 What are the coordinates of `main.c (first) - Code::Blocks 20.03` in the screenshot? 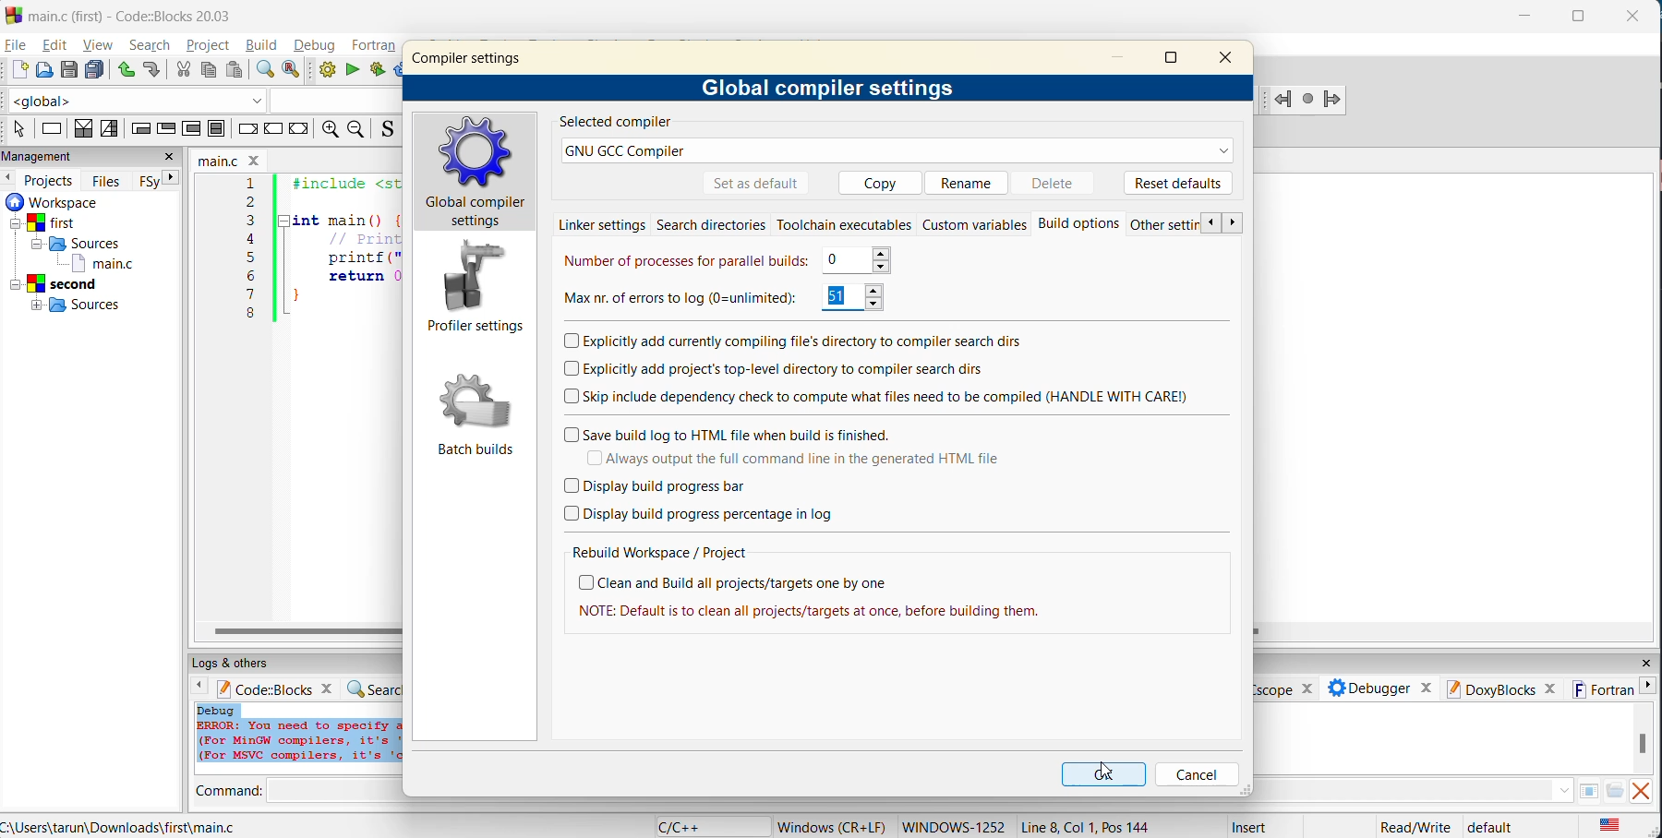 It's located at (124, 16).